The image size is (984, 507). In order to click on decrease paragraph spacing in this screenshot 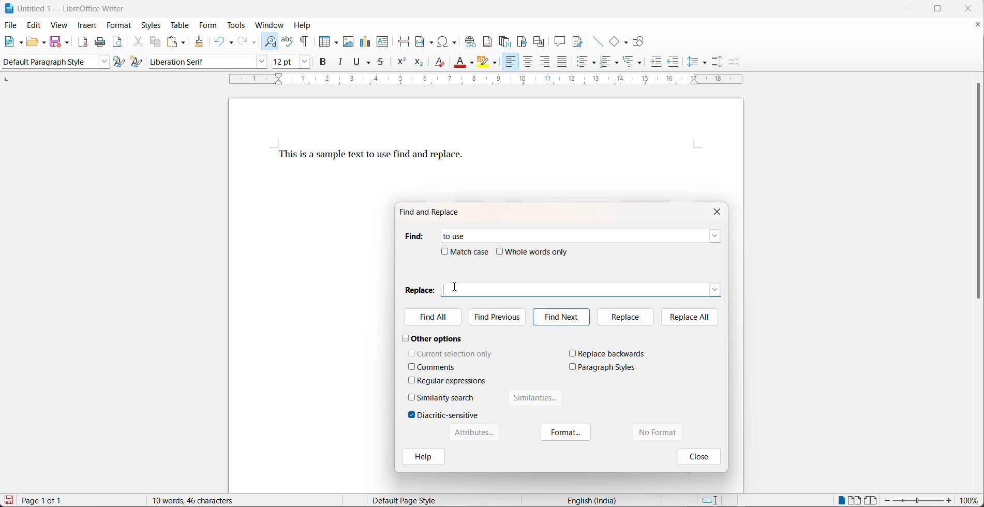, I will do `click(733, 62)`.